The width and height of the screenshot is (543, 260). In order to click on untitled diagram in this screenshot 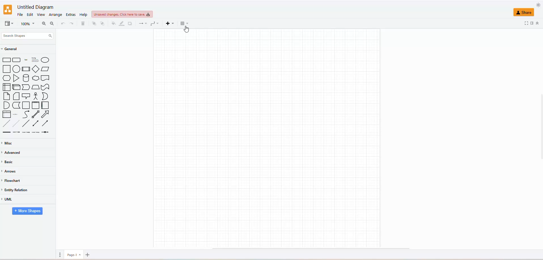, I will do `click(35, 7)`.